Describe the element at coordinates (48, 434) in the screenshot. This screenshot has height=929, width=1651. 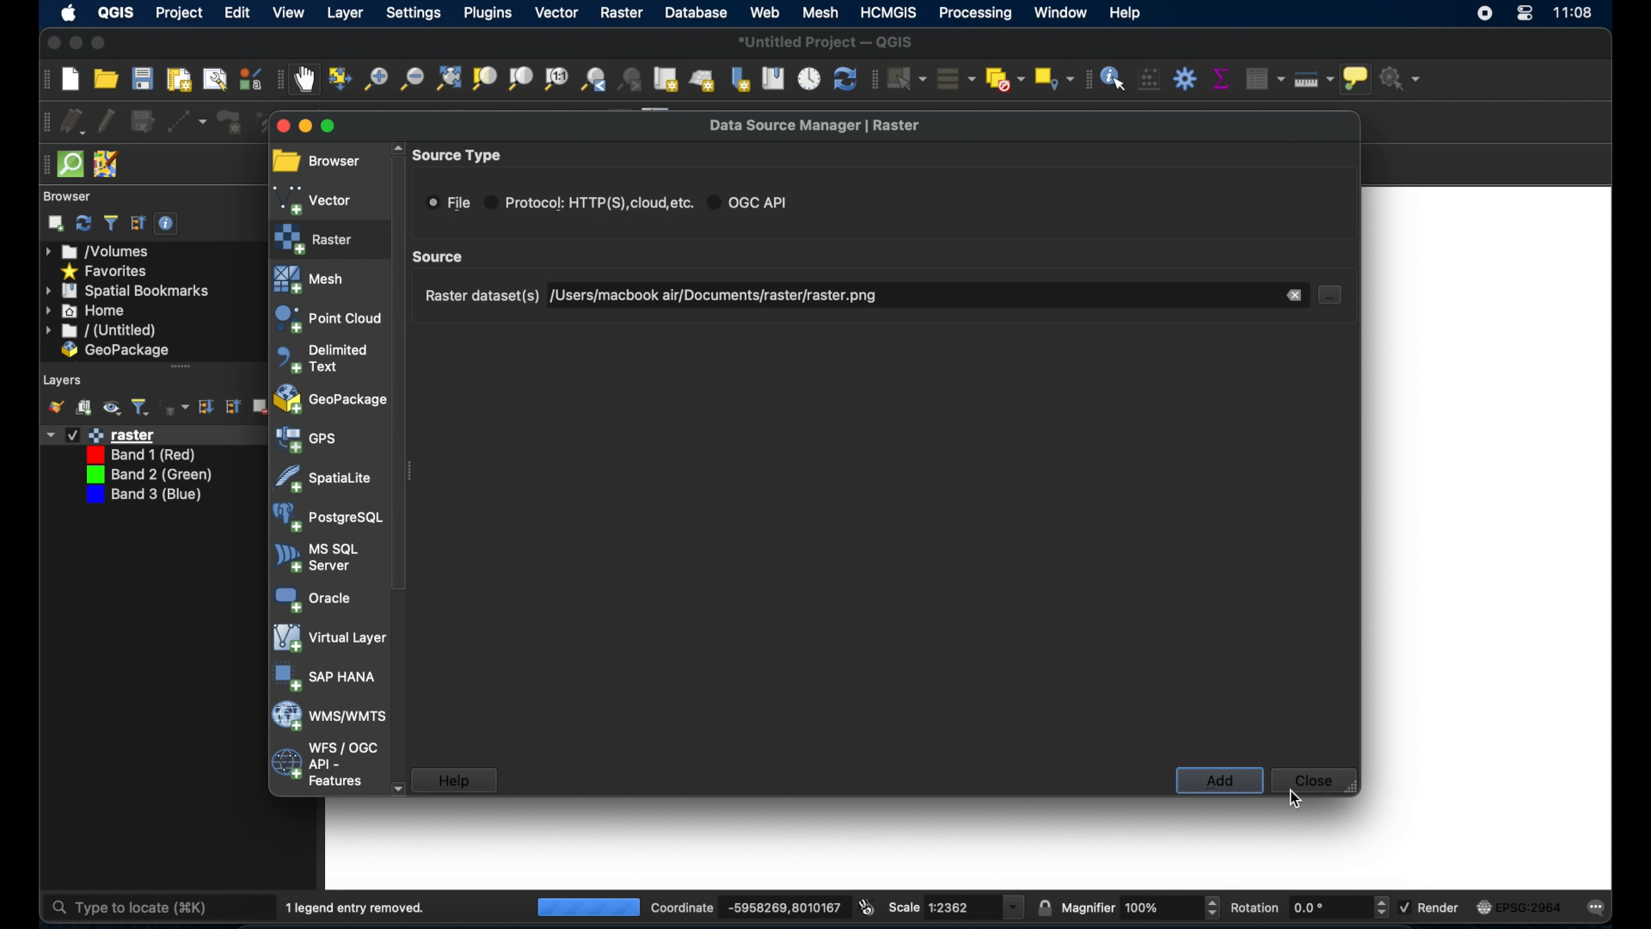
I see `dropdown` at that location.